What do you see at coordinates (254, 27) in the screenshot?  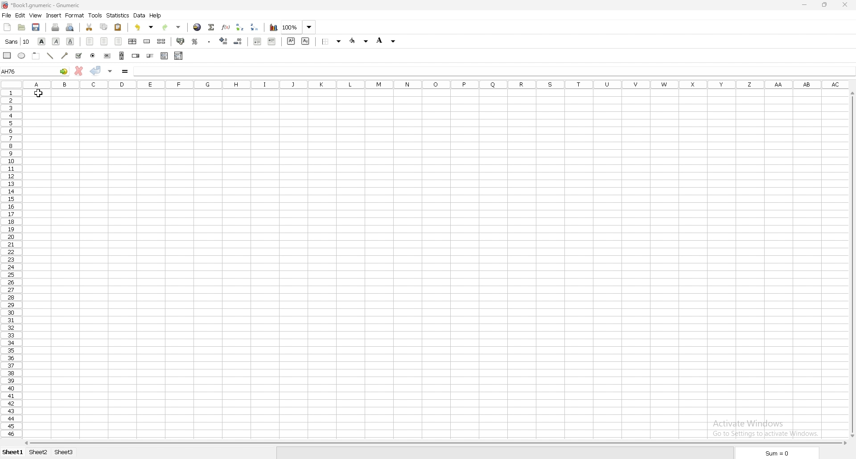 I see `sort descending` at bounding box center [254, 27].